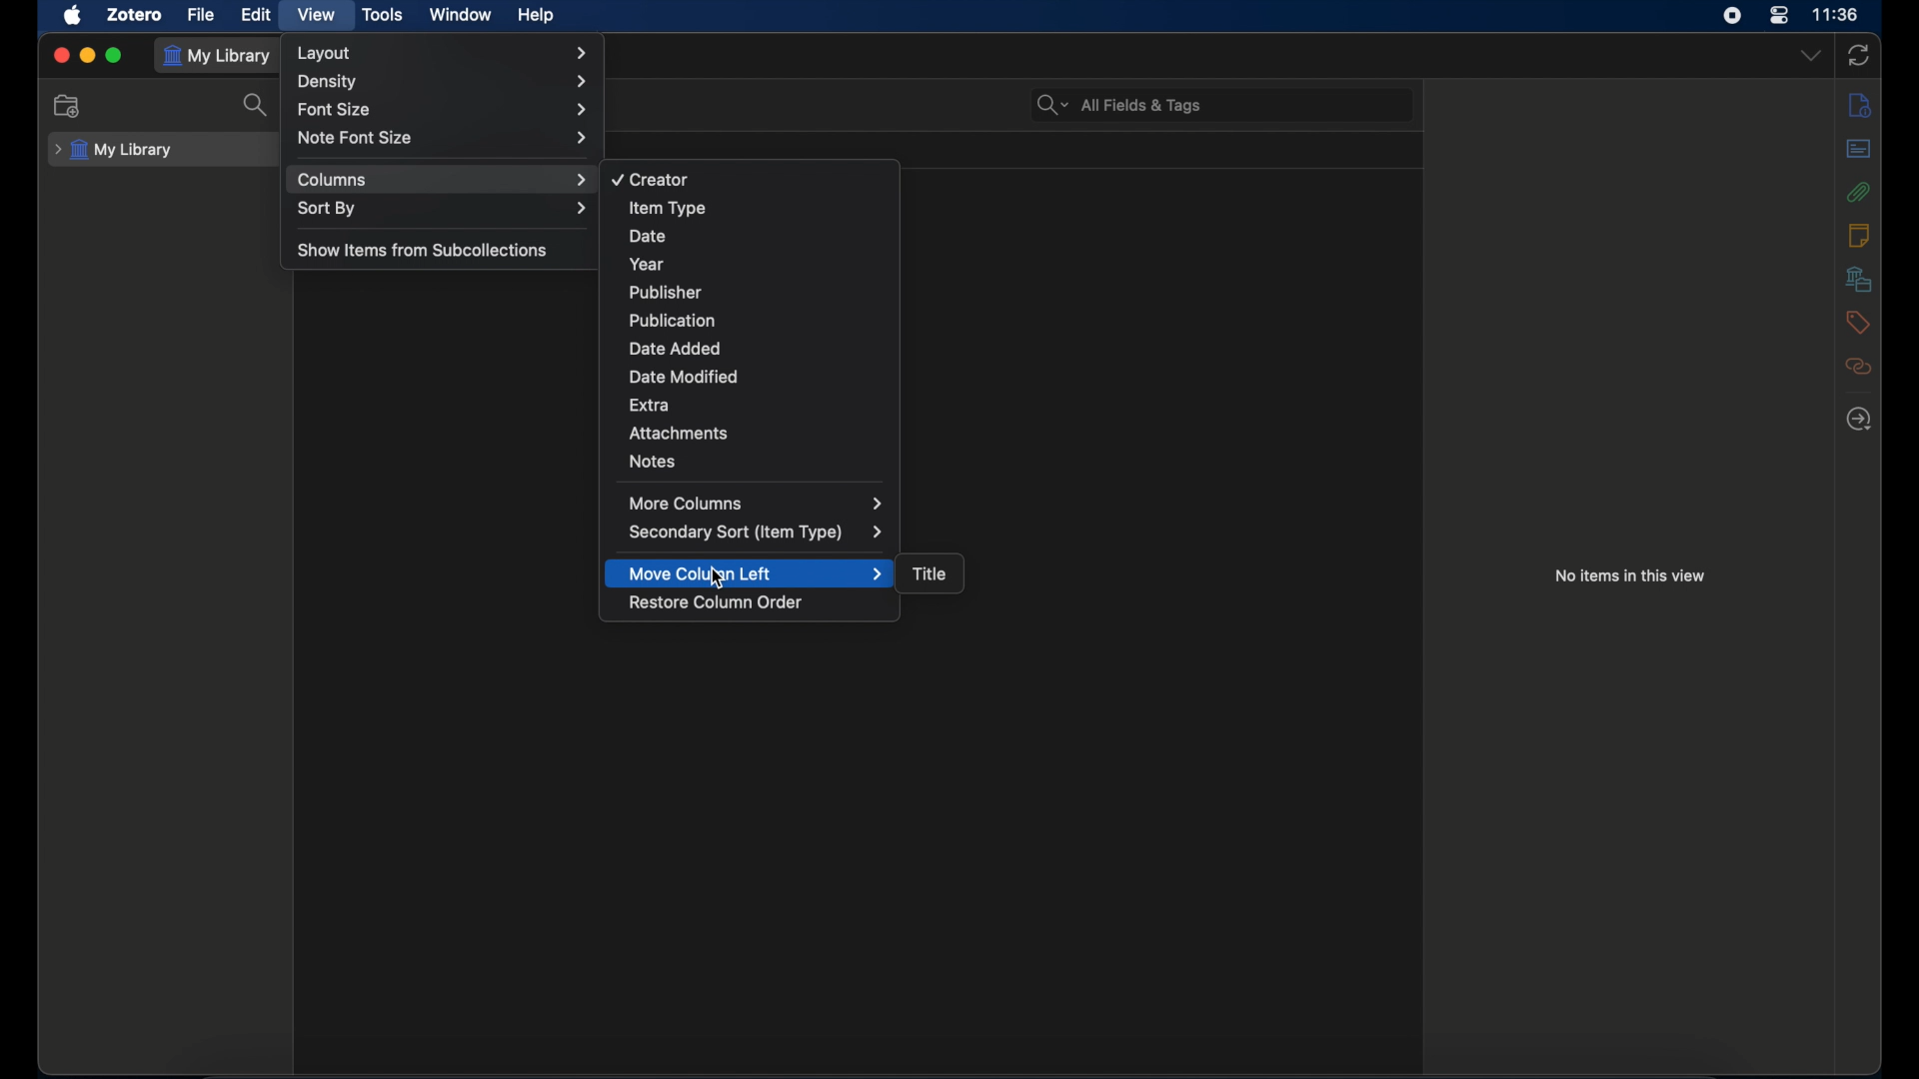 This screenshot has height=1079, width=1919. What do you see at coordinates (443, 53) in the screenshot?
I see `layout` at bounding box center [443, 53].